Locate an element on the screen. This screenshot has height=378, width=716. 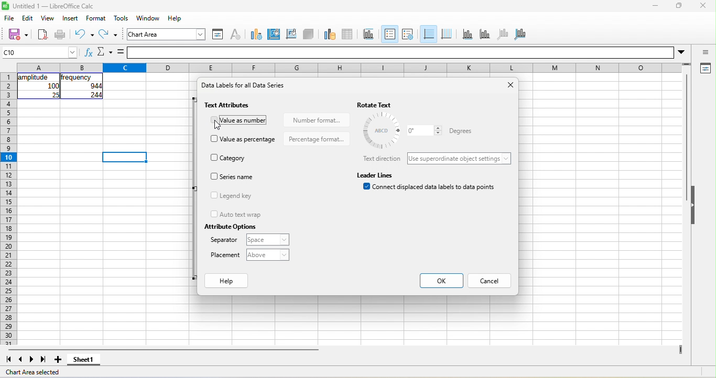
previous sheet is located at coordinates (18, 360).